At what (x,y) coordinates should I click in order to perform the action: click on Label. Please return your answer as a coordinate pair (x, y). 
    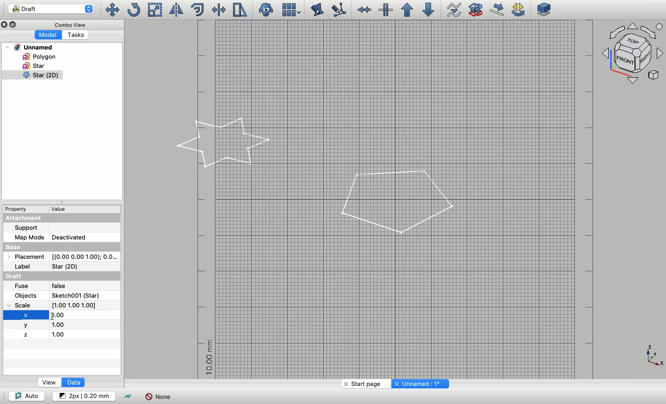
    Looking at the image, I should click on (26, 267).